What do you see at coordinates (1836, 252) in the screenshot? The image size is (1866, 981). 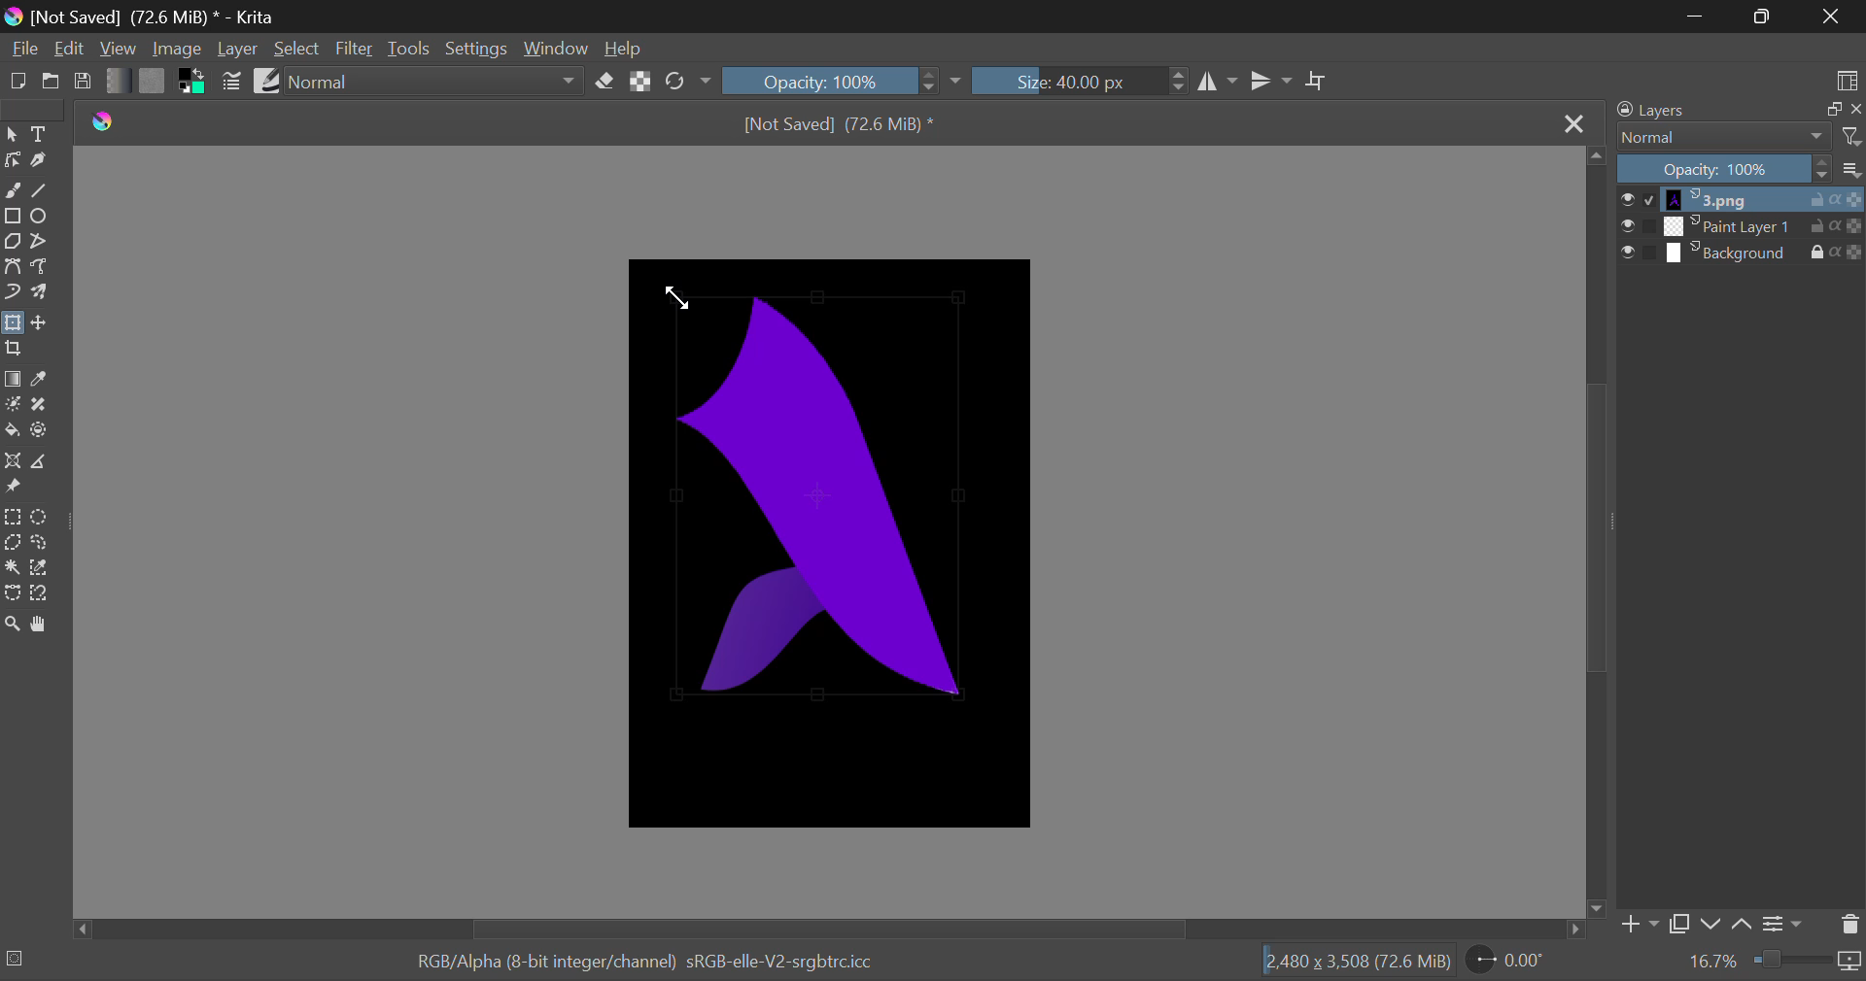 I see `actions` at bounding box center [1836, 252].